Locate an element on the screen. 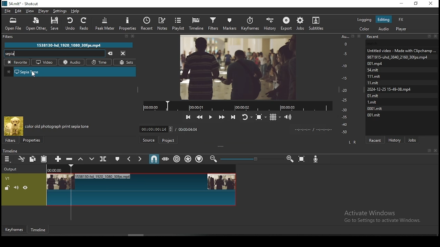  player is located at coordinates (401, 29).